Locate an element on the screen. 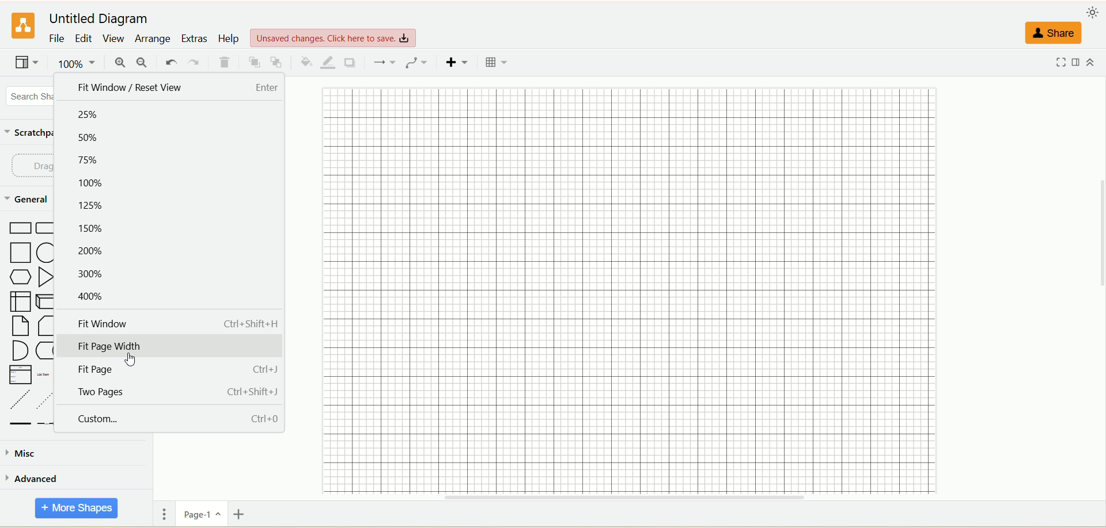 Image resolution: width=1106 pixels, height=528 pixels. 200% is located at coordinates (94, 251).